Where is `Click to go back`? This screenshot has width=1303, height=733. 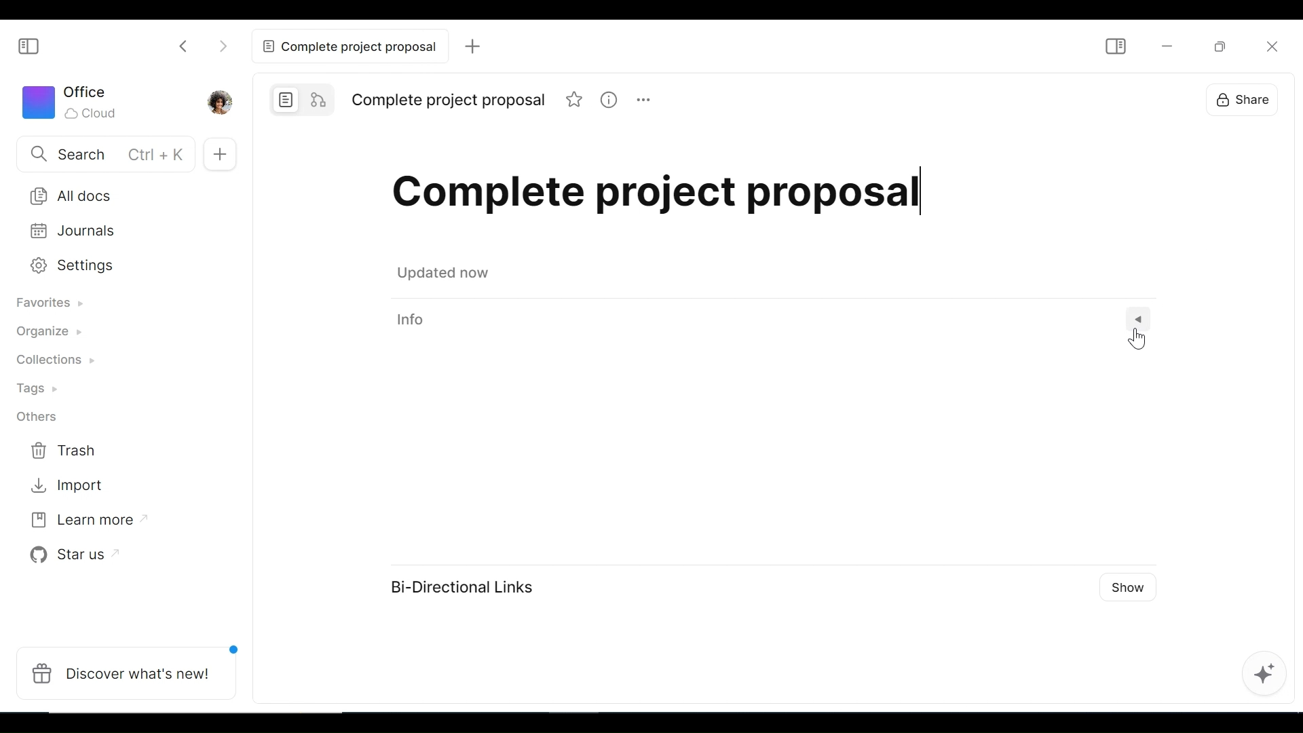 Click to go back is located at coordinates (178, 47).